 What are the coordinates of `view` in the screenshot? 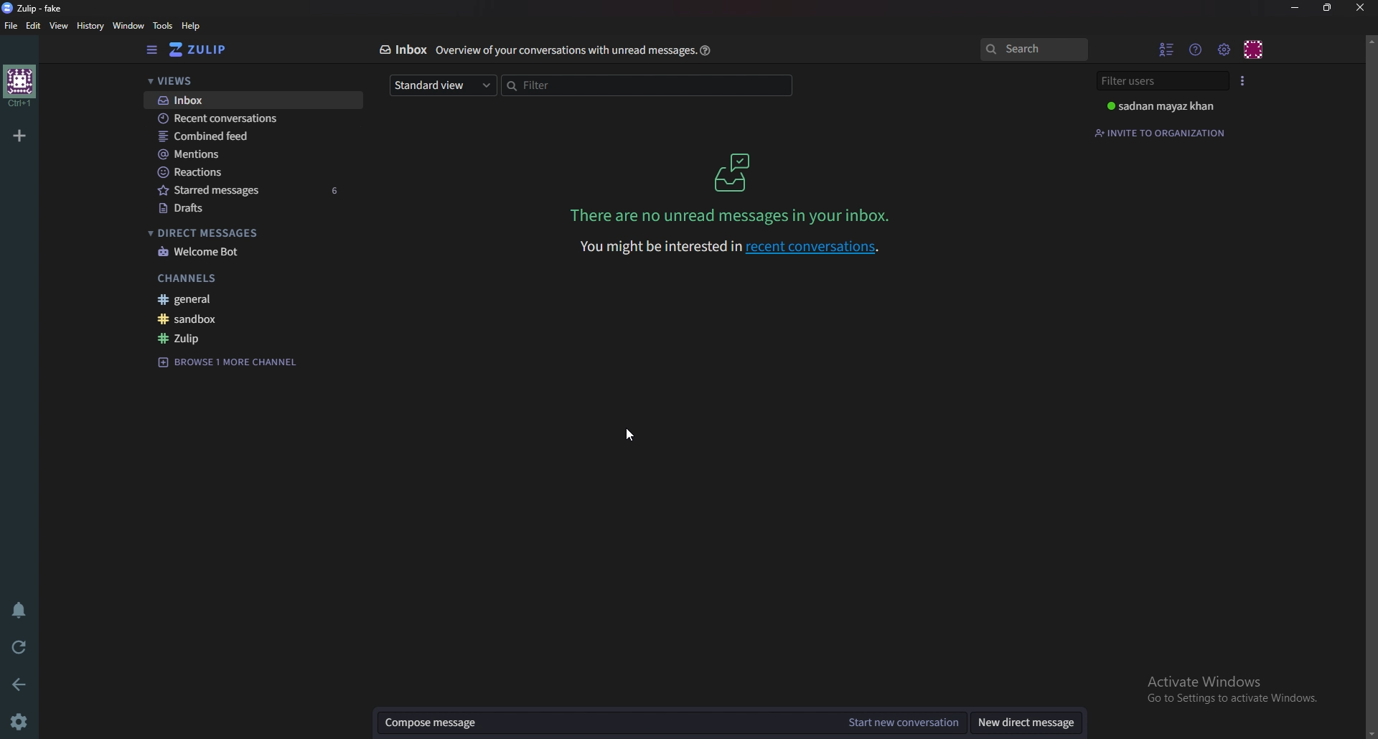 It's located at (60, 26).